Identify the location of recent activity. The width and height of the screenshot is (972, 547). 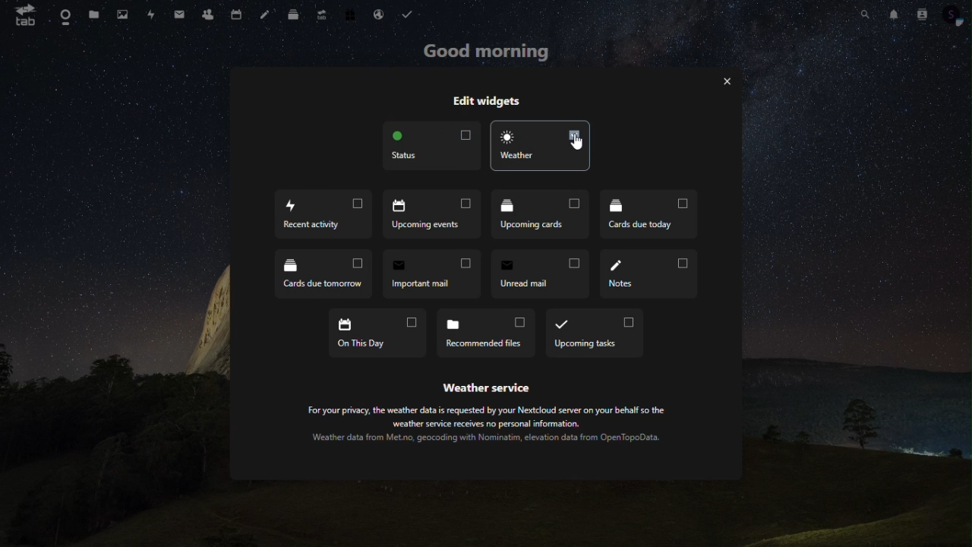
(323, 212).